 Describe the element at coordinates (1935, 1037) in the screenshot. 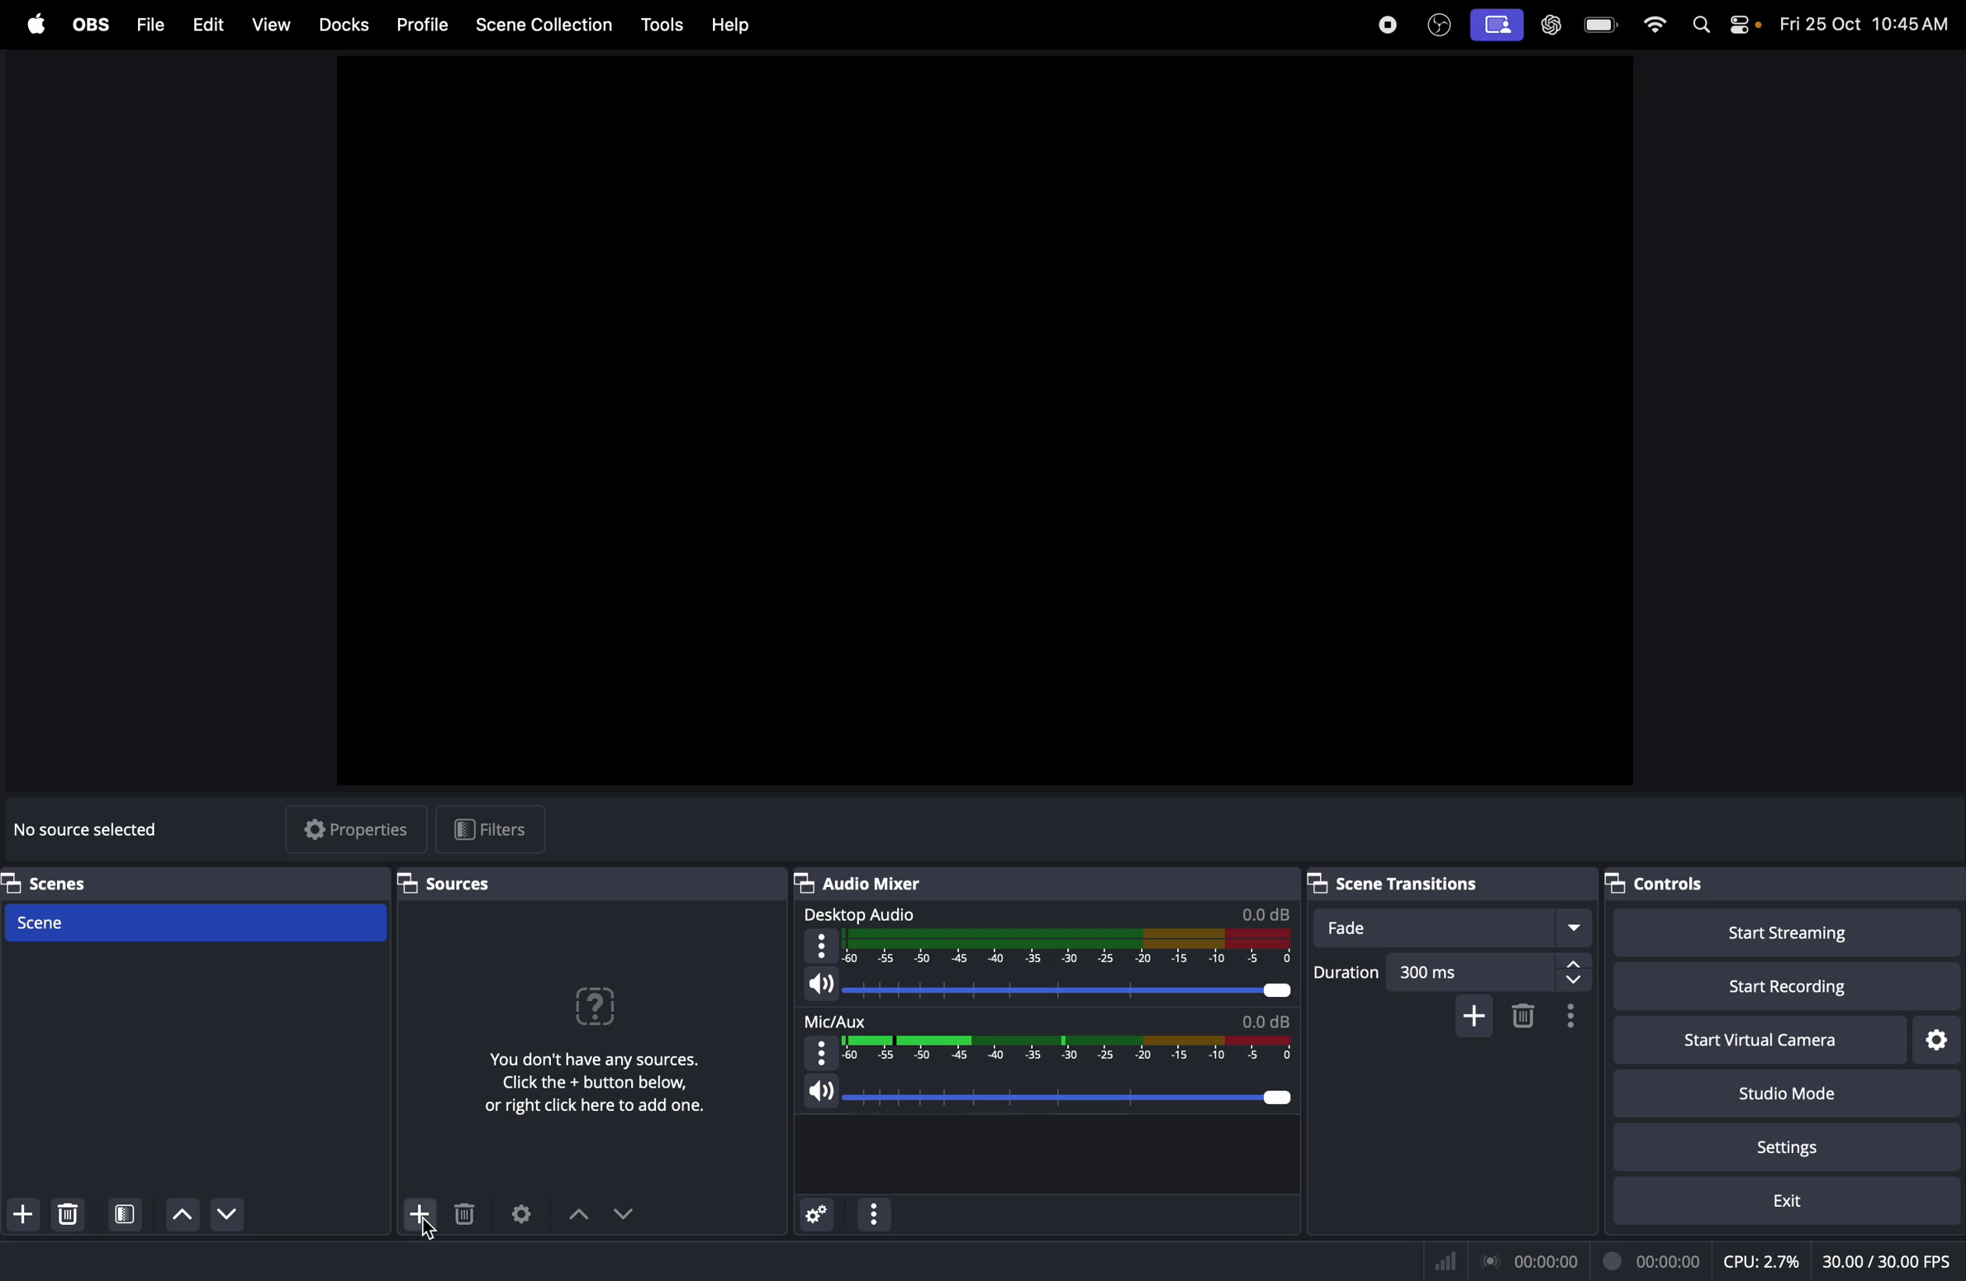

I see `virtual camera settings` at that location.